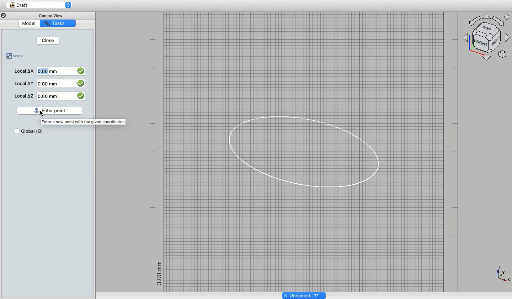 This screenshot has height=299, width=512. I want to click on 0.00 mm, so click(60, 83).